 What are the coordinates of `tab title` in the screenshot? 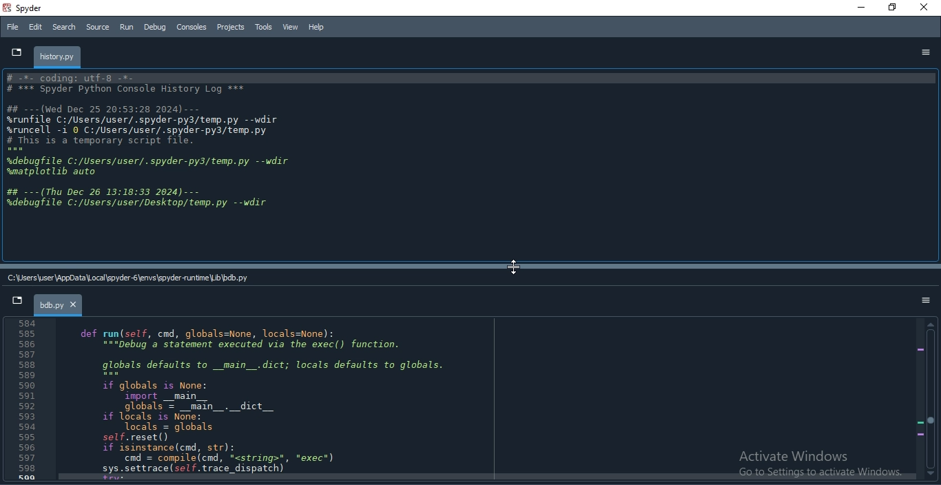 It's located at (59, 305).